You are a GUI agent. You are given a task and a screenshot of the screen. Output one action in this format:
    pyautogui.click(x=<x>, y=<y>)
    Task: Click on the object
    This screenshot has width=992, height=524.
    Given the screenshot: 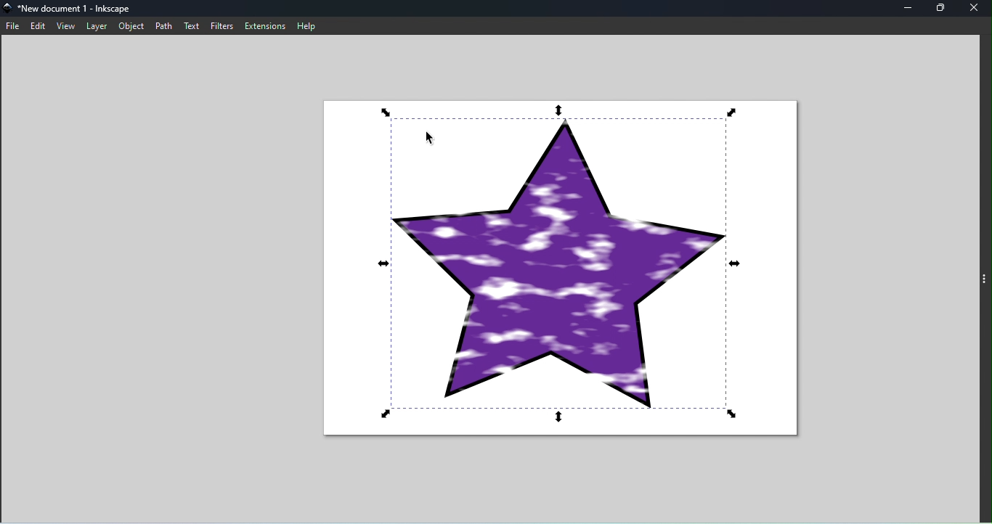 What is the action you would take?
    pyautogui.click(x=134, y=26)
    